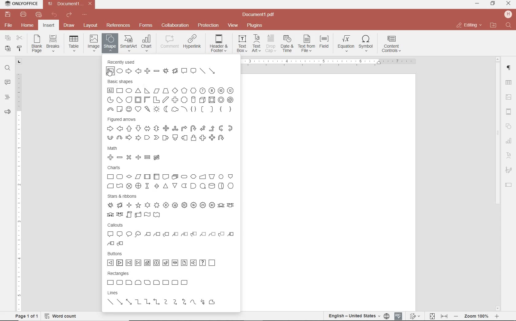  I want to click on HEADERS & FOOTERS, so click(509, 112).